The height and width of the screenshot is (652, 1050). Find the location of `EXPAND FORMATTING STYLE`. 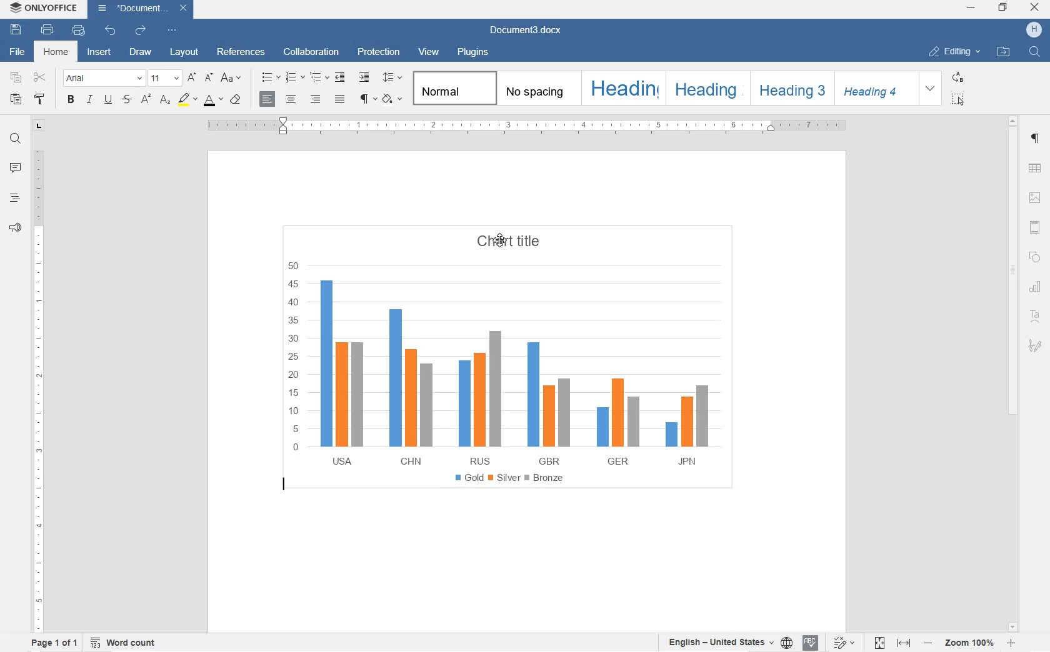

EXPAND FORMATTING STYLE is located at coordinates (930, 89).